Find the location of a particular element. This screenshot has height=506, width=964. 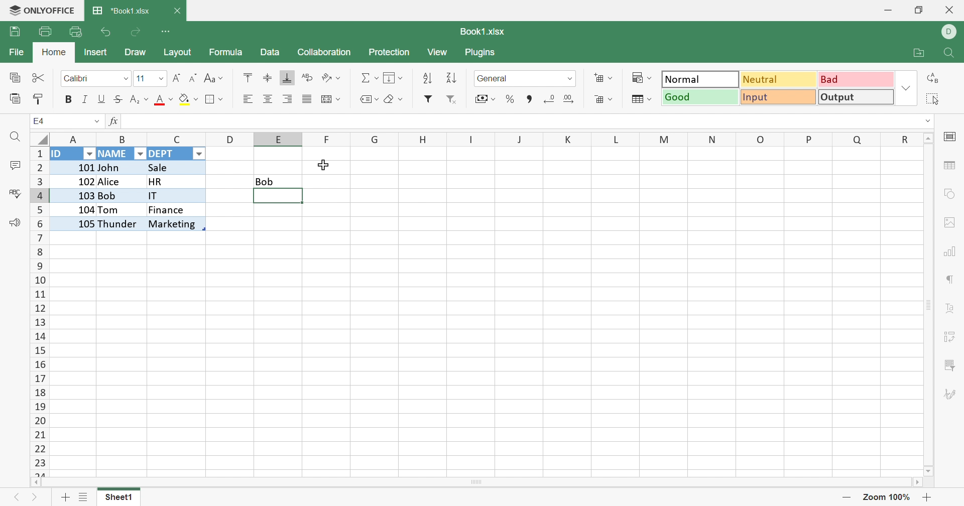

Slicer settings is located at coordinates (947, 365).